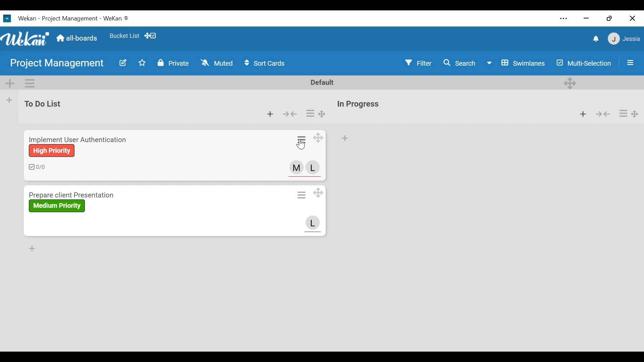 Image resolution: width=644 pixels, height=362 pixels. Describe the element at coordinates (583, 63) in the screenshot. I see `Multi-Selection` at that location.